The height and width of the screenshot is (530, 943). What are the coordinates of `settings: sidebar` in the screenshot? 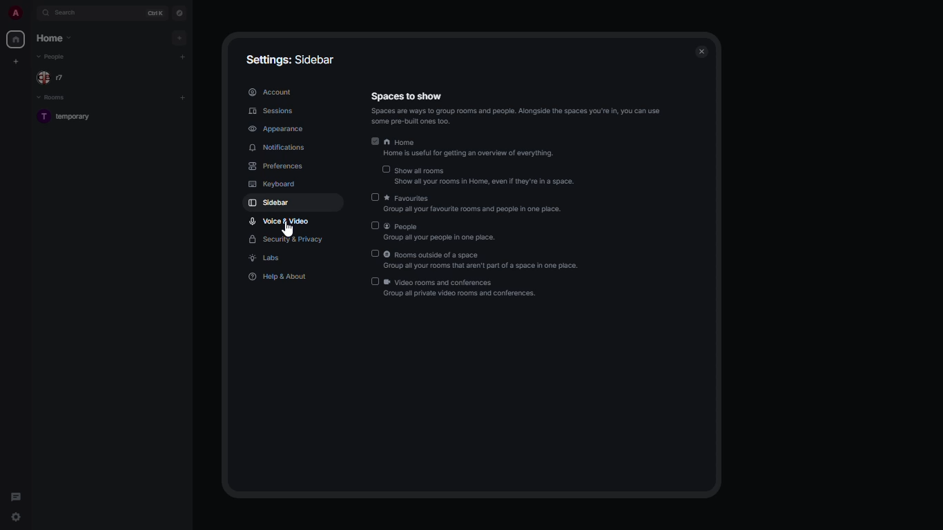 It's located at (289, 58).